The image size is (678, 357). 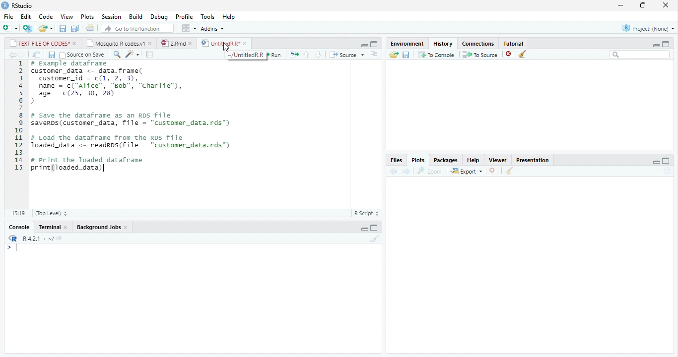 I want to click on R Script, so click(x=367, y=213).